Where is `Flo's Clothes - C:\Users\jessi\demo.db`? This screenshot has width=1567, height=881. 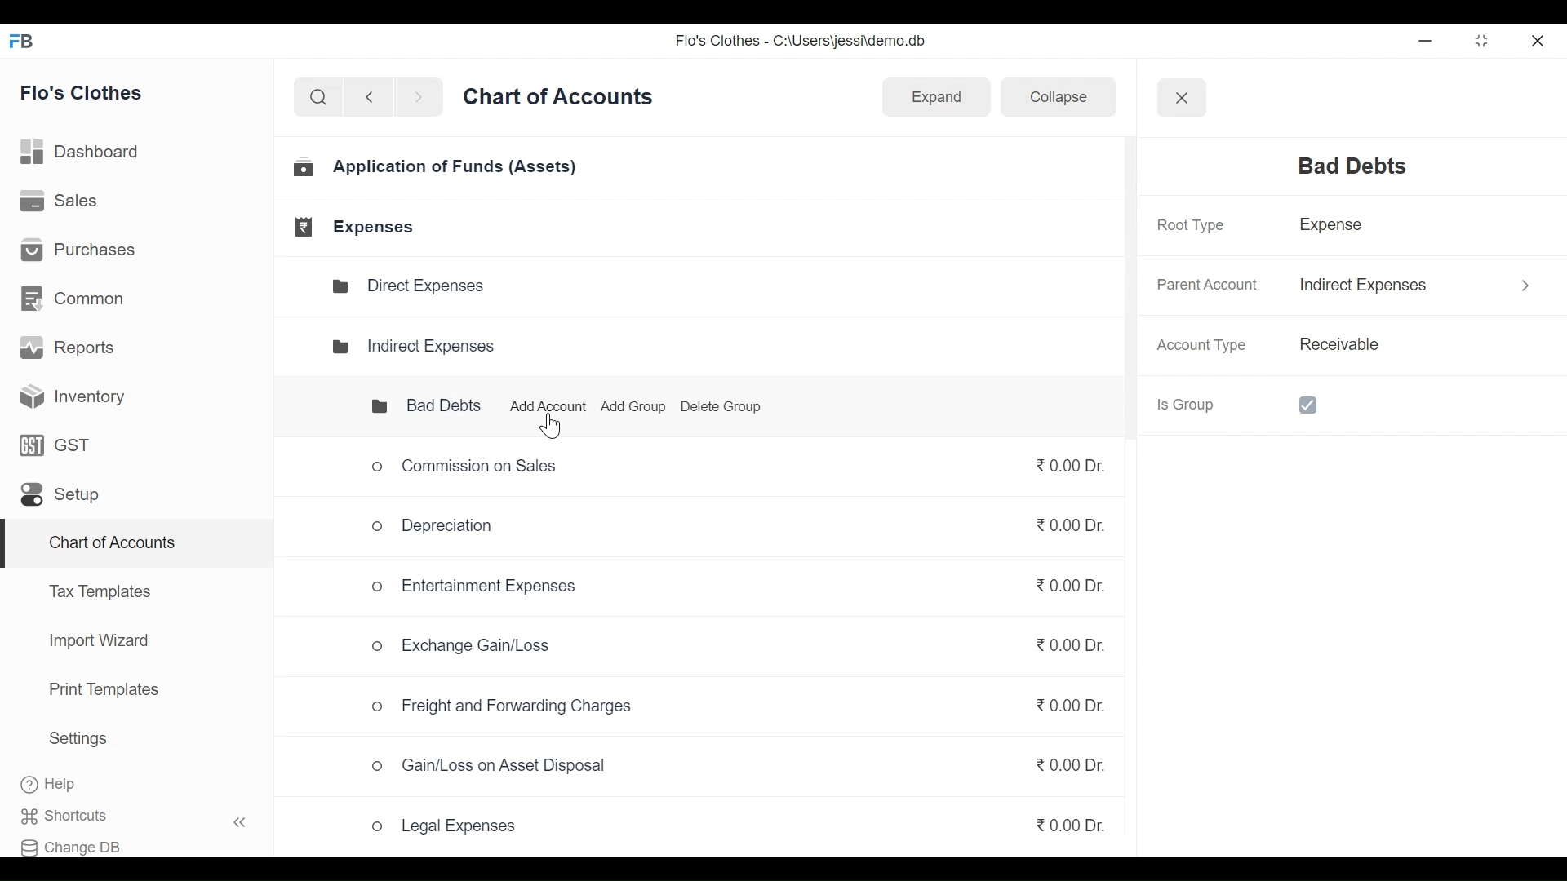
Flo's Clothes - C:\Users\jessi\demo.db is located at coordinates (803, 44).